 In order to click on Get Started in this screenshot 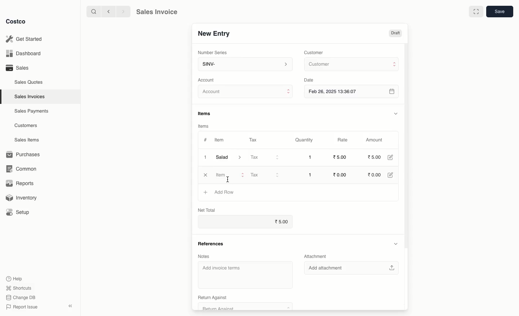, I will do `click(24, 39)`.